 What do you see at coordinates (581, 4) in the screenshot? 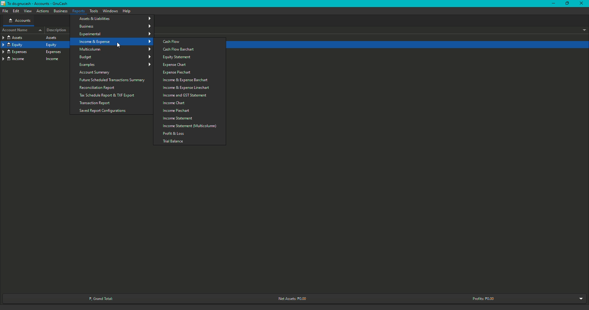
I see `Close` at bounding box center [581, 4].